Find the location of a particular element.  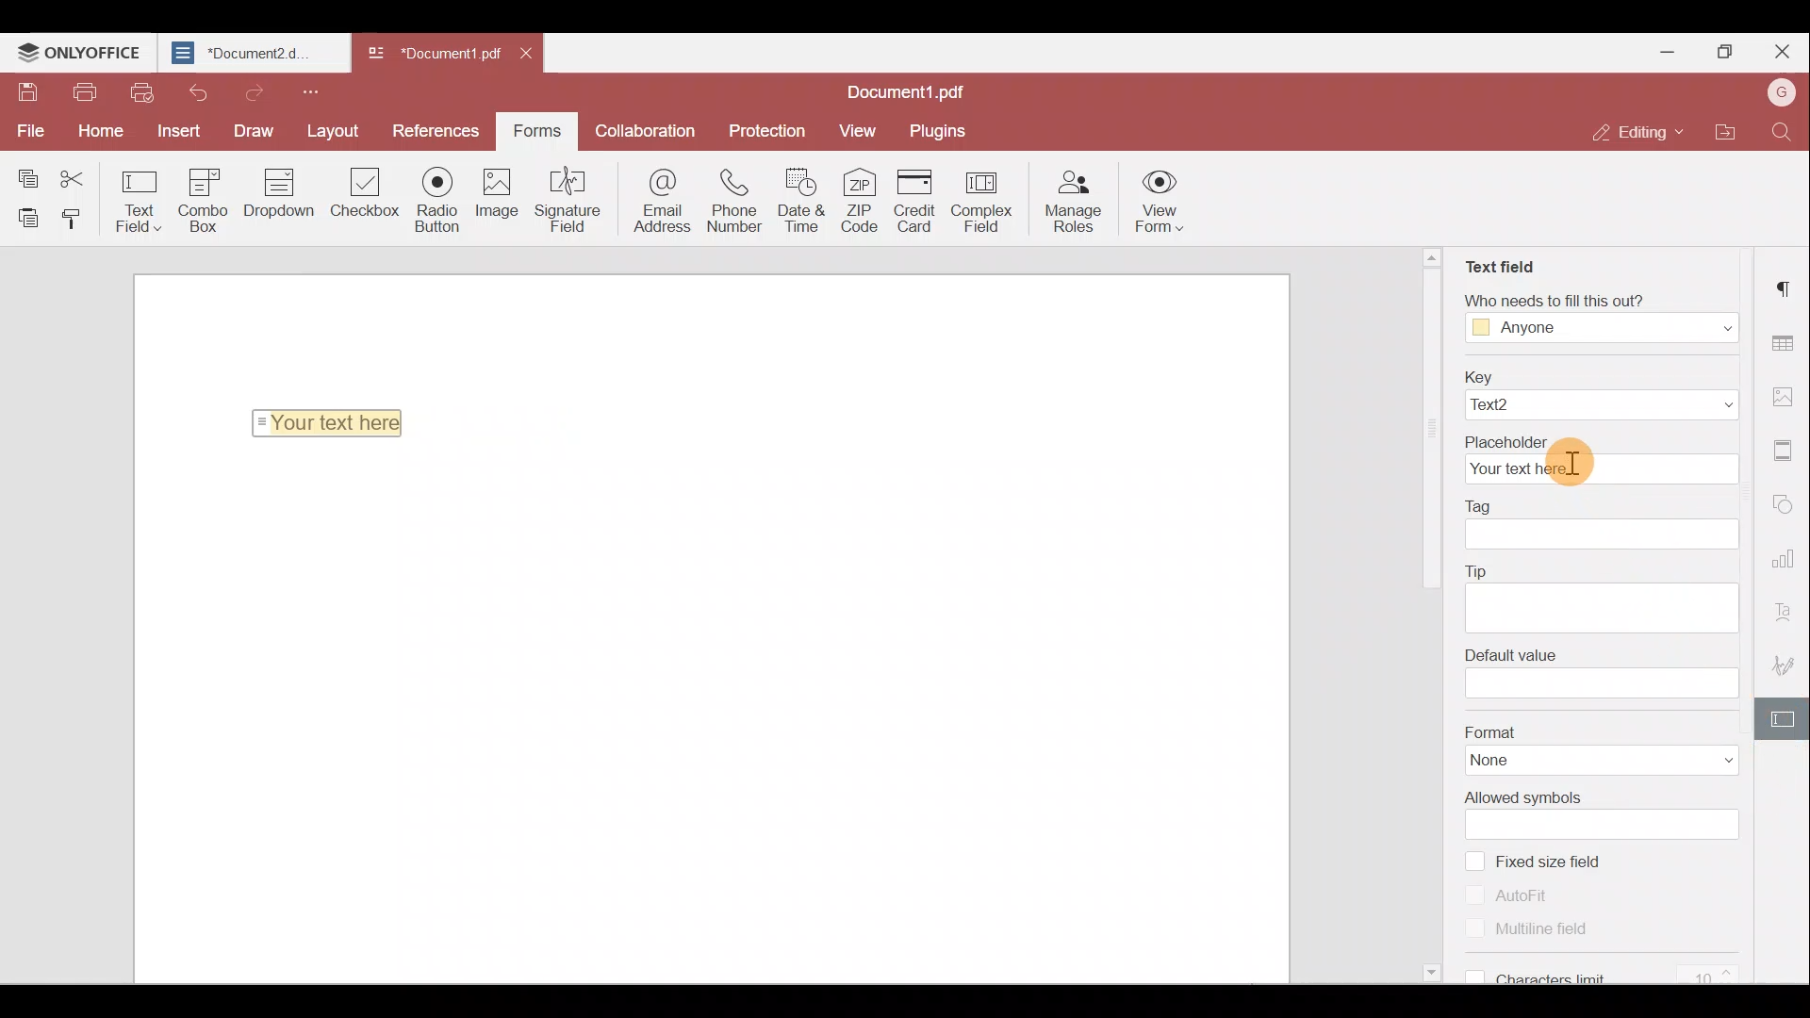

Tag is located at coordinates (1482, 503).